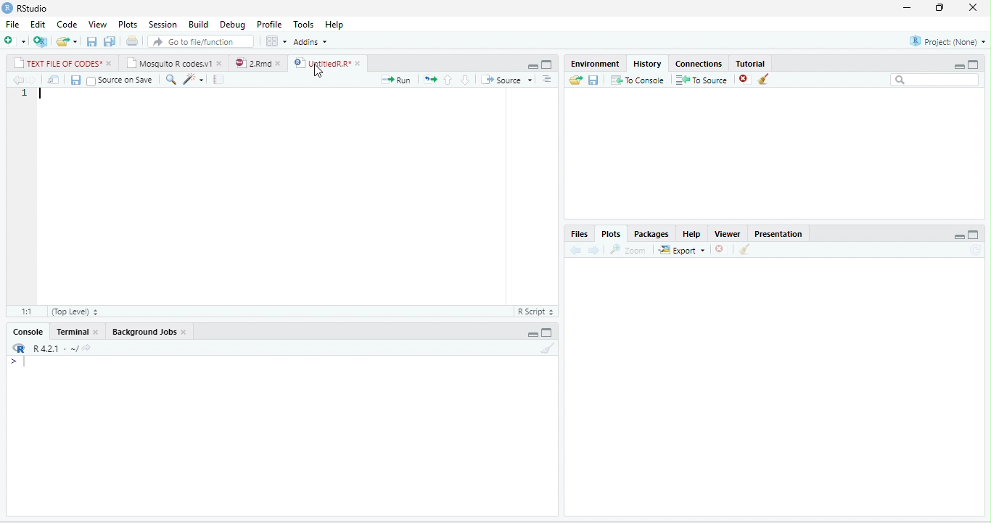 The width and height of the screenshot is (991, 523). I want to click on Help, so click(334, 25).